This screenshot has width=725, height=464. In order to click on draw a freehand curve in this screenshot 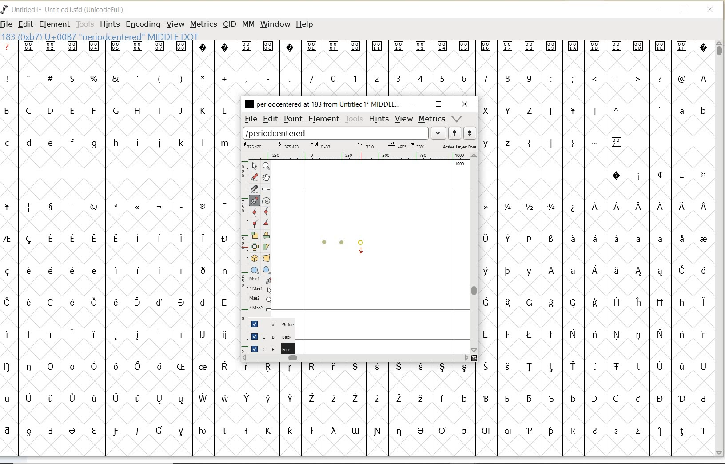, I will do `click(254, 176)`.